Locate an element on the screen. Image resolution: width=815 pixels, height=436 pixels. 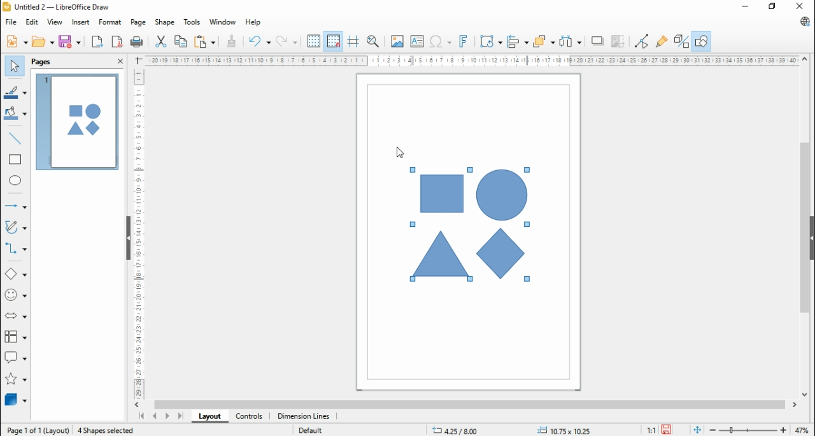
ellipse is located at coordinates (17, 182).